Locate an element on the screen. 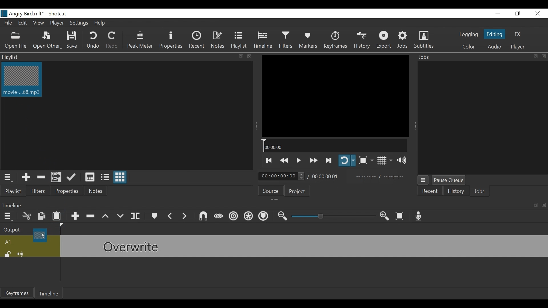 The width and height of the screenshot is (548, 308). Toggle display grid on player is located at coordinates (384, 161).